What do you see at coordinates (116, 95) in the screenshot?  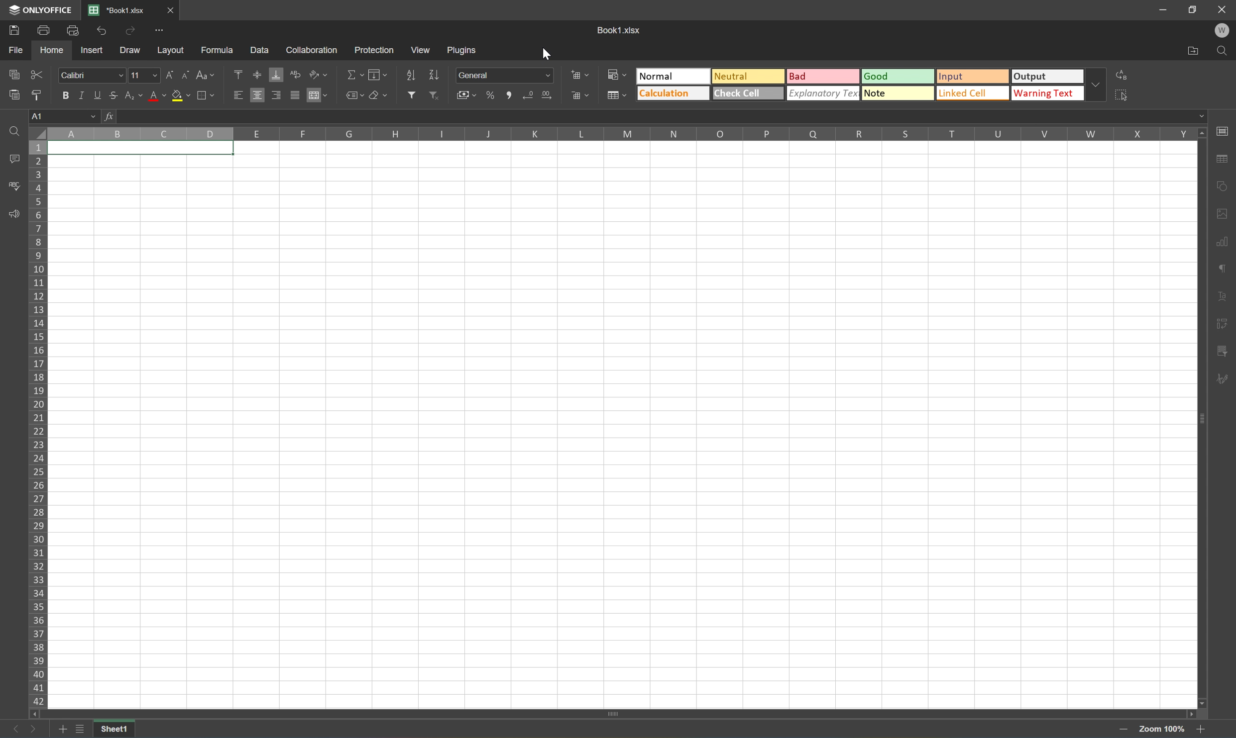 I see `Strikethrough` at bounding box center [116, 95].